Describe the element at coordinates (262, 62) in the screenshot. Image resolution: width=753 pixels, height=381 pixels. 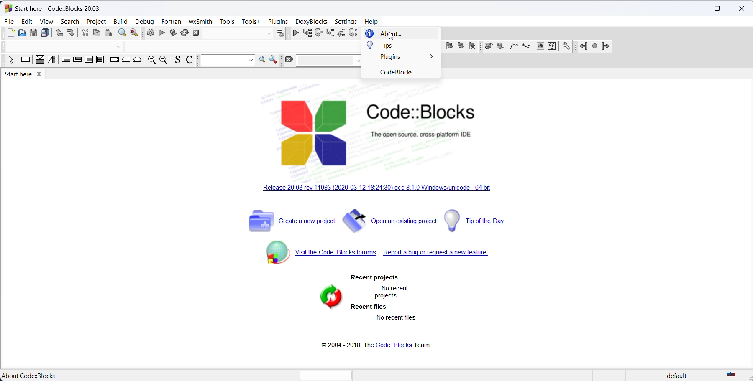
I see `option window` at that location.